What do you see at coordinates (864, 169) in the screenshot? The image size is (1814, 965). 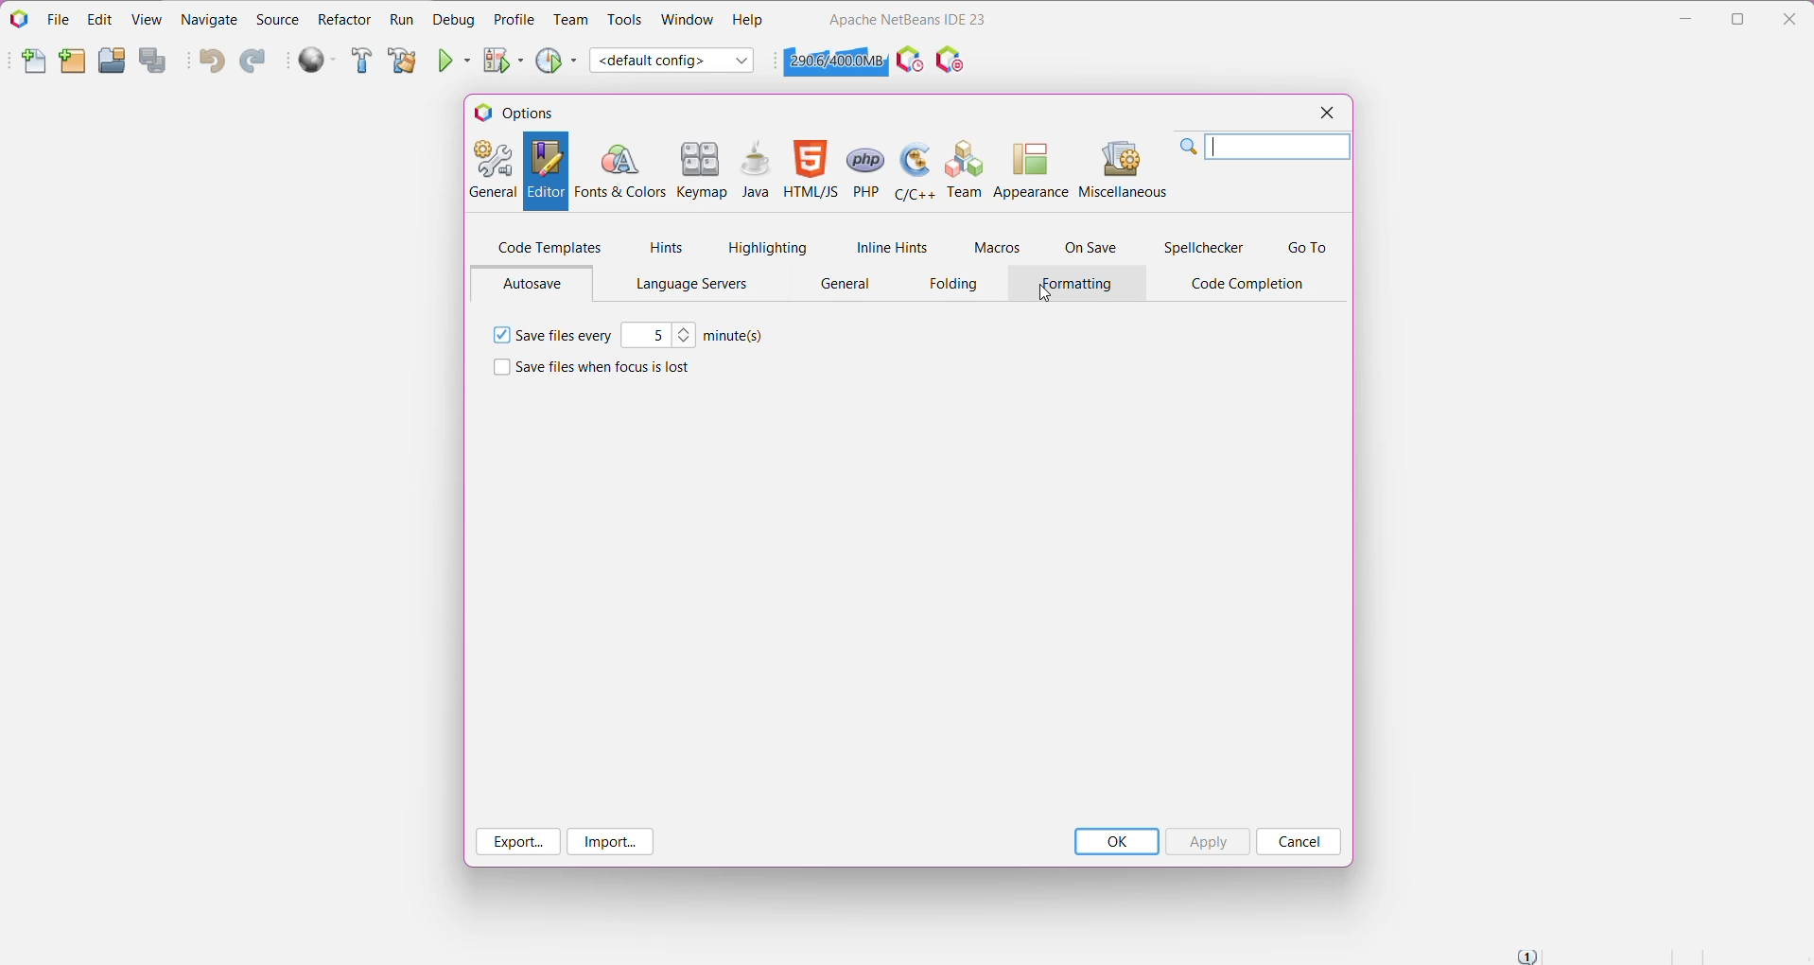 I see `PHP` at bounding box center [864, 169].